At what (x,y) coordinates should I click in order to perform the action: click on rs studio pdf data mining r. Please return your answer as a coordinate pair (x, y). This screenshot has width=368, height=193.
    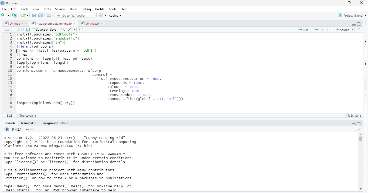
    Looking at the image, I should click on (51, 24).